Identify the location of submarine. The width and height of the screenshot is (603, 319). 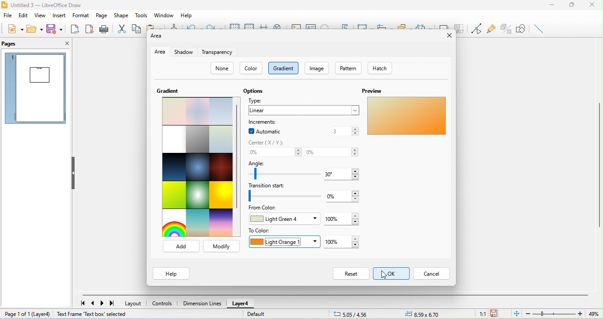
(221, 140).